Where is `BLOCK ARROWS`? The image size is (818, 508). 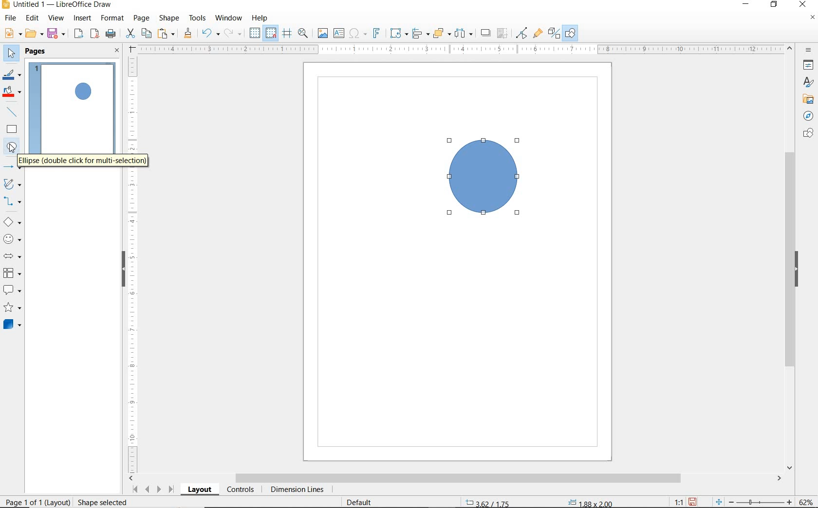
BLOCK ARROWS is located at coordinates (12, 254).